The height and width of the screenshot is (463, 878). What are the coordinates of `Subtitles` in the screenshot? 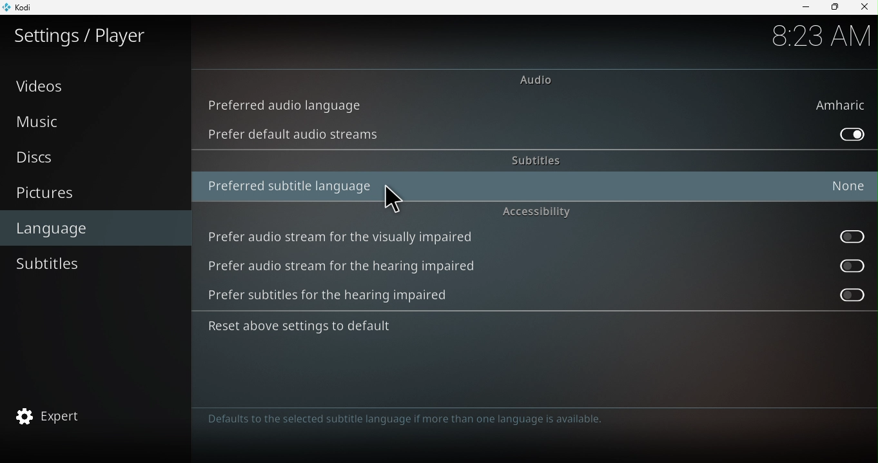 It's located at (532, 158).